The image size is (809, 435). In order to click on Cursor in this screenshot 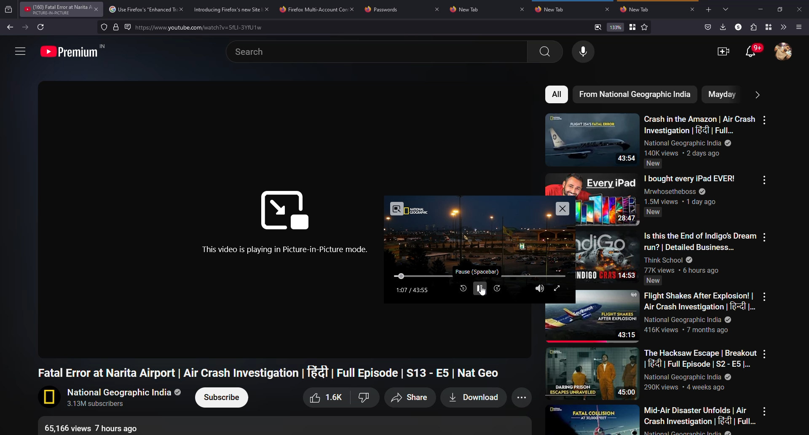, I will do `click(483, 293)`.